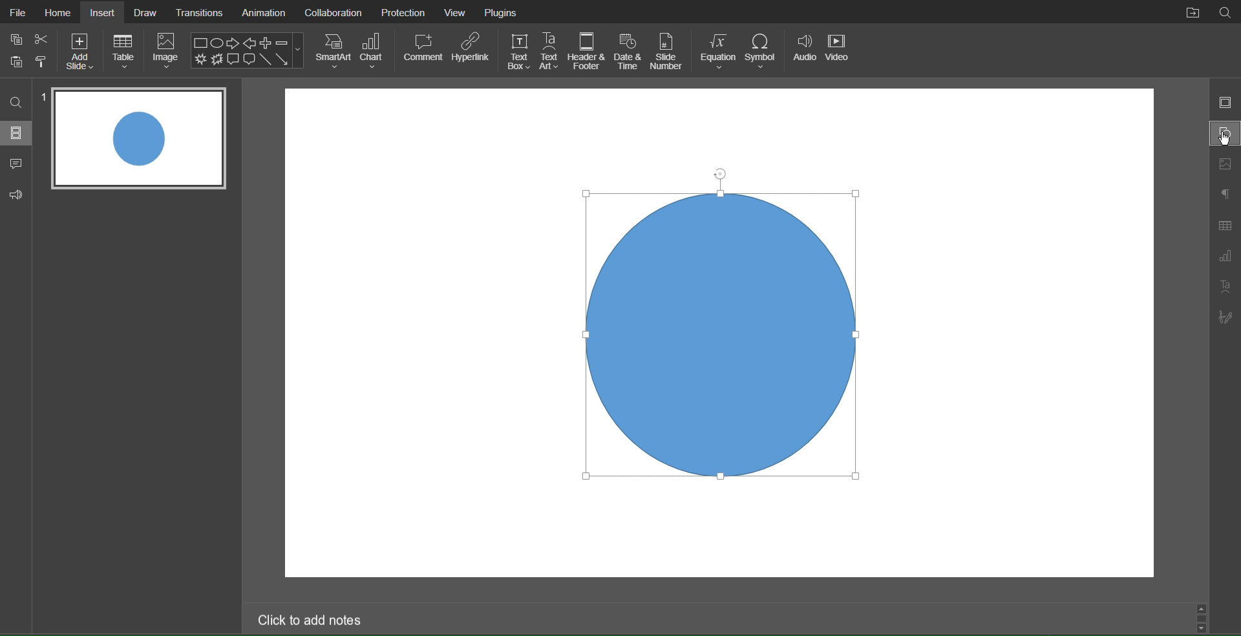  I want to click on format painter, so click(45, 63).